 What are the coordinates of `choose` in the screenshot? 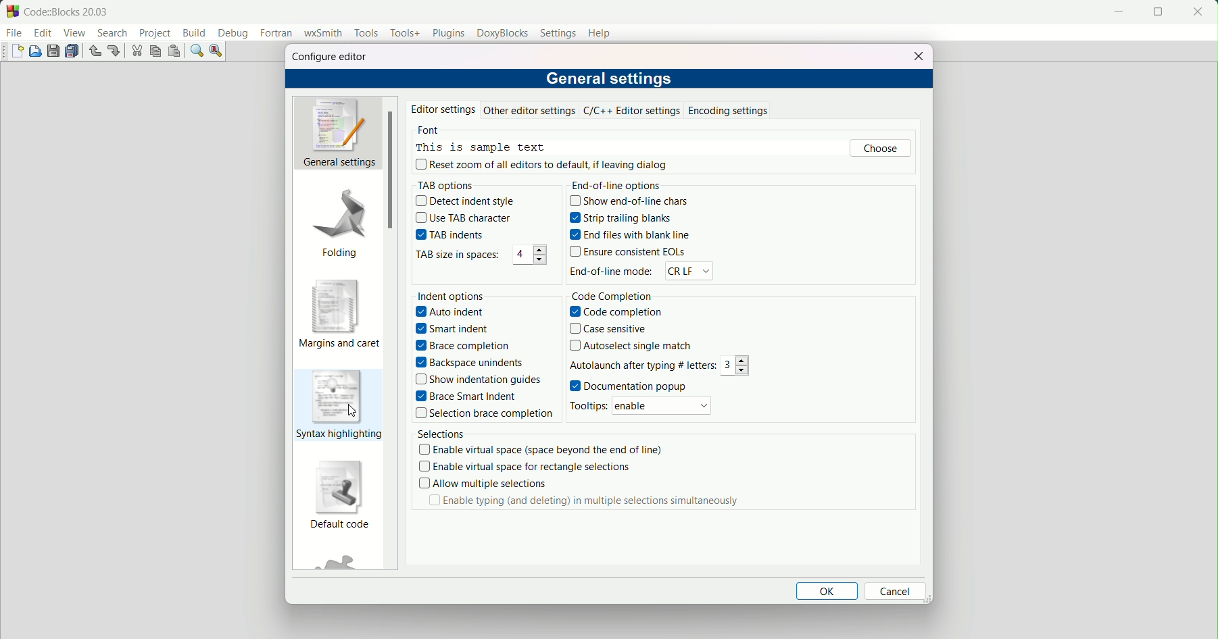 It's located at (881, 149).